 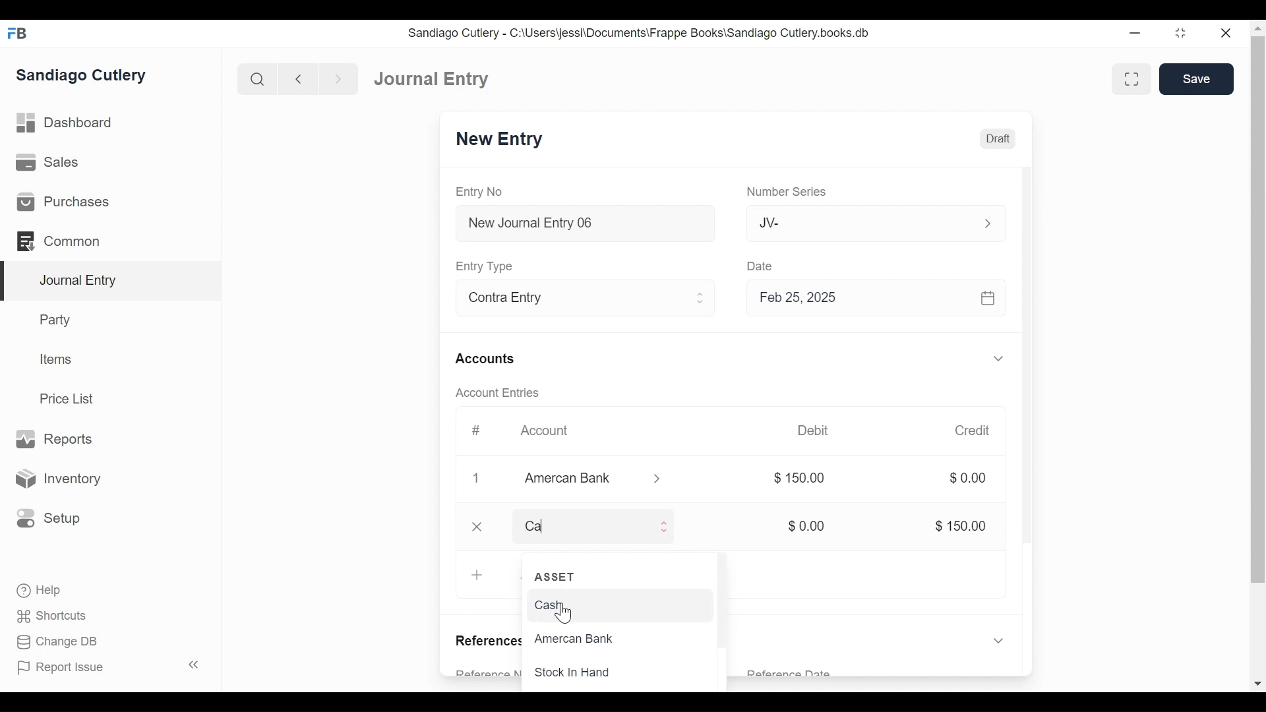 What do you see at coordinates (576, 671) in the screenshot?
I see `Stock In Hand` at bounding box center [576, 671].